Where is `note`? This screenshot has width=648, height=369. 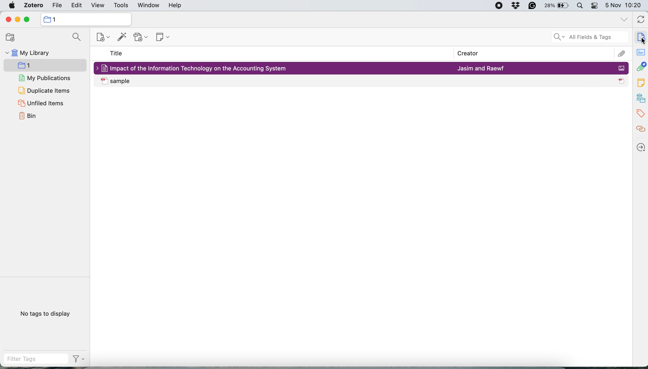
note is located at coordinates (641, 83).